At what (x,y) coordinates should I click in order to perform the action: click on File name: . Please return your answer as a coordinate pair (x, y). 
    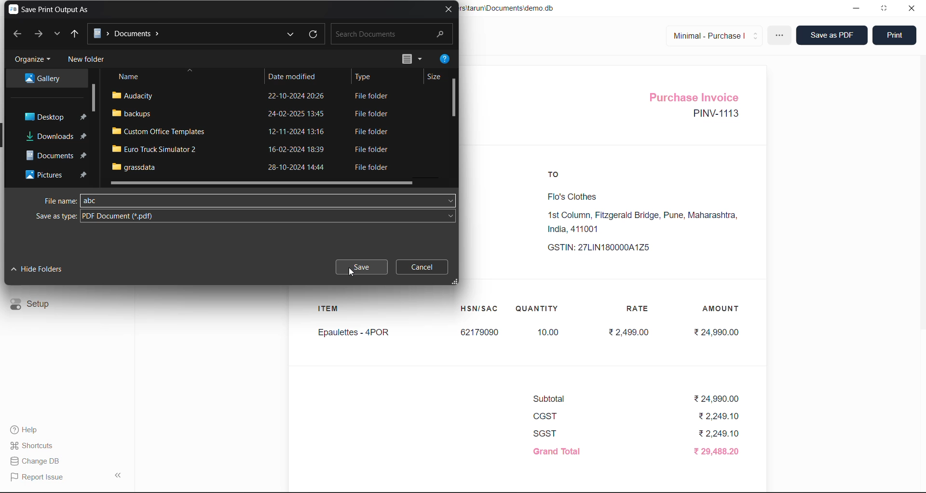
    Looking at the image, I should click on (61, 201).